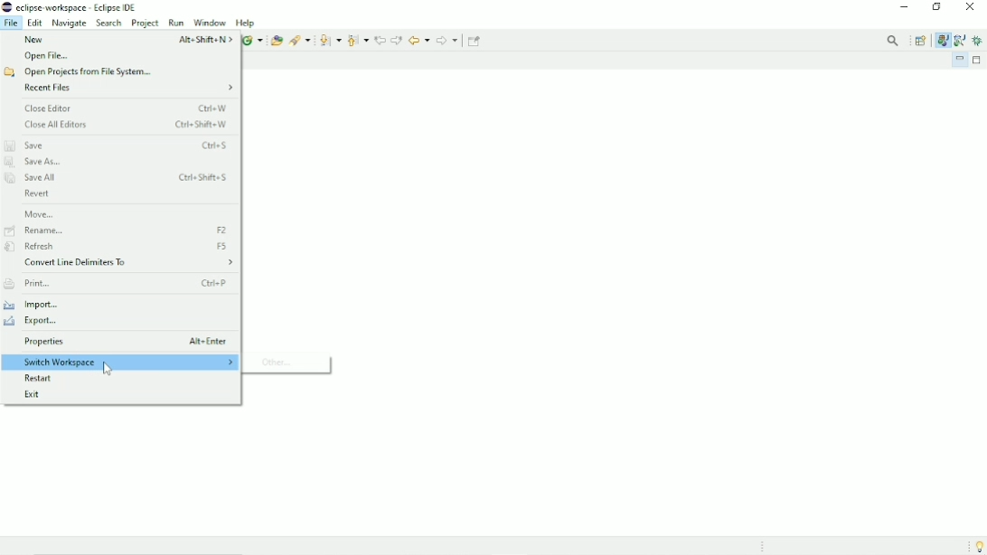 This screenshot has width=987, height=555. Describe the element at coordinates (276, 40) in the screenshot. I see `Open type` at that location.